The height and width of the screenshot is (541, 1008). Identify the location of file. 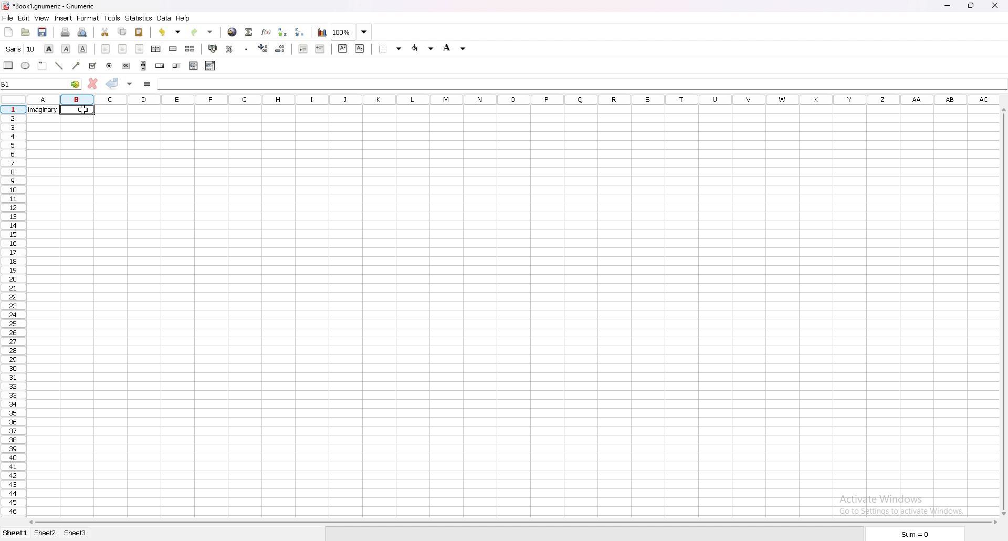
(8, 18).